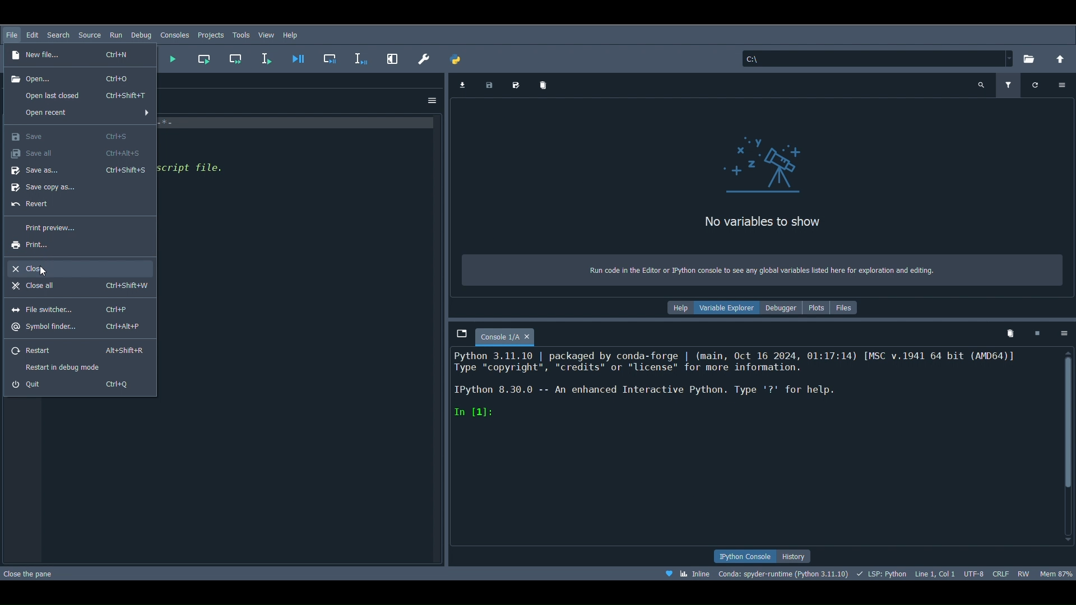 This screenshot has height=605, width=1076. What do you see at coordinates (689, 574) in the screenshot?
I see `Click to toggle between inline and interactive Matplotlib plotting` at bounding box center [689, 574].